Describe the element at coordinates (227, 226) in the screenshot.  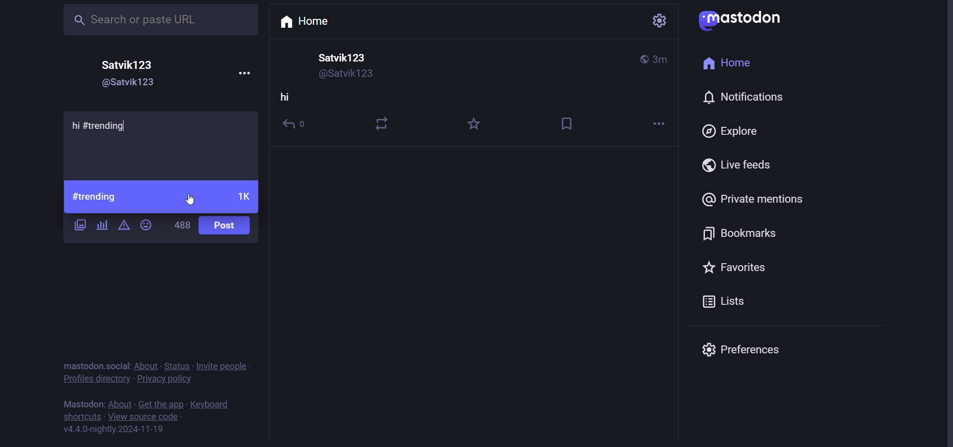
I see `post` at that location.